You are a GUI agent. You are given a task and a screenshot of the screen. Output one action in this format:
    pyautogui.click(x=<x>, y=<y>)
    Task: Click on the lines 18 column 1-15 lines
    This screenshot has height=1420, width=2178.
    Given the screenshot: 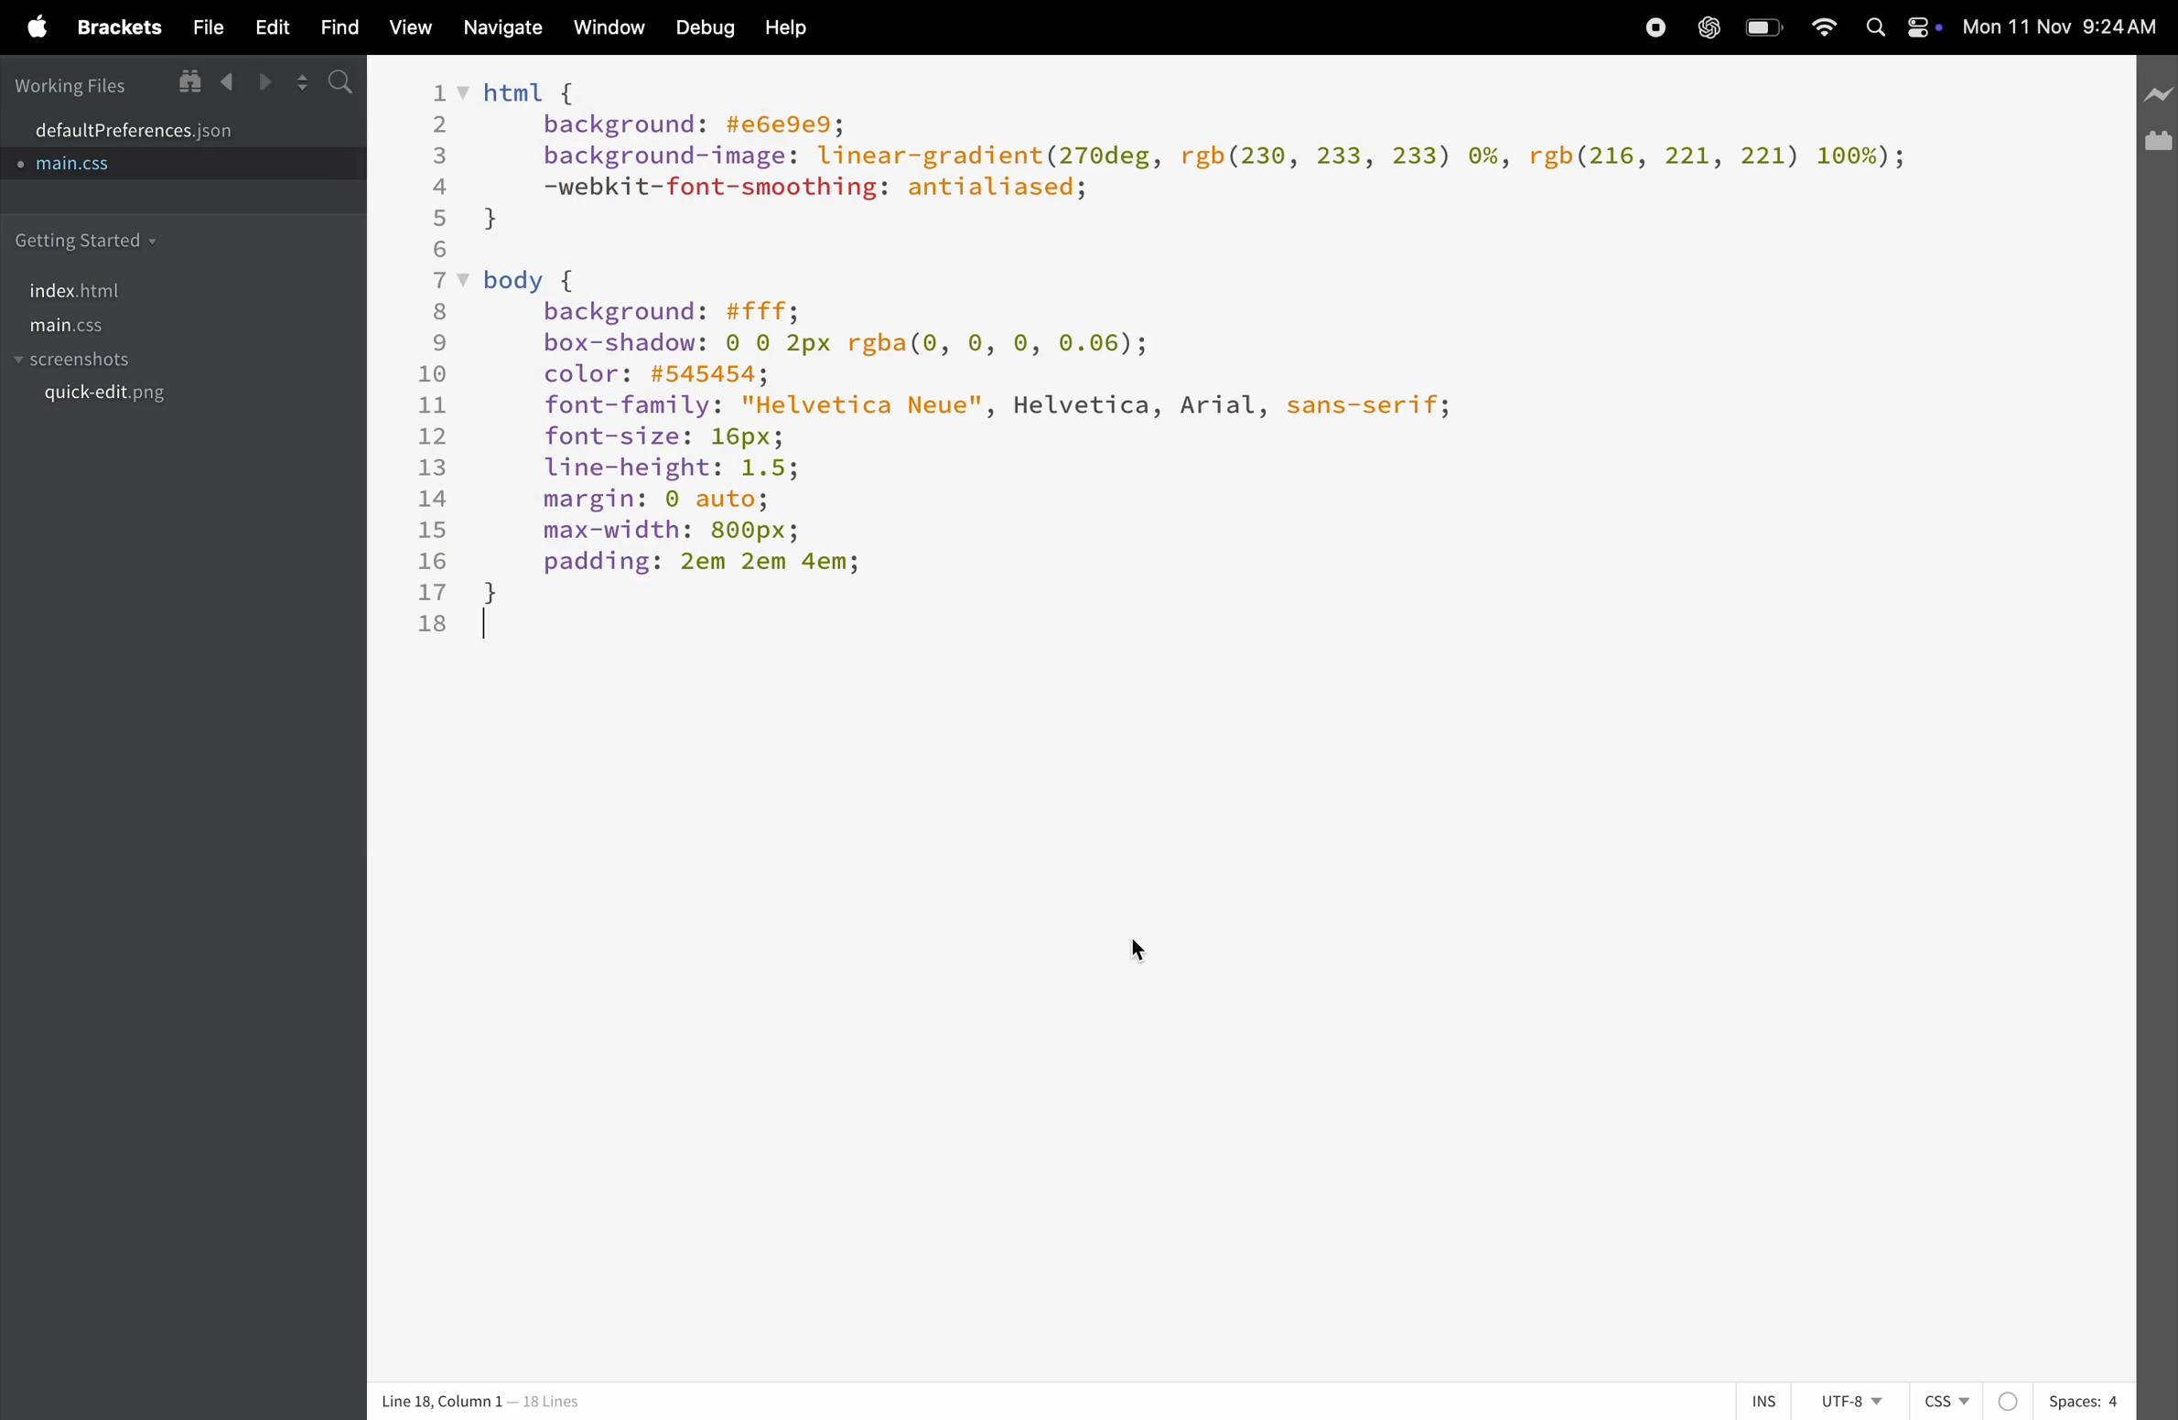 What is the action you would take?
    pyautogui.click(x=535, y=1403)
    